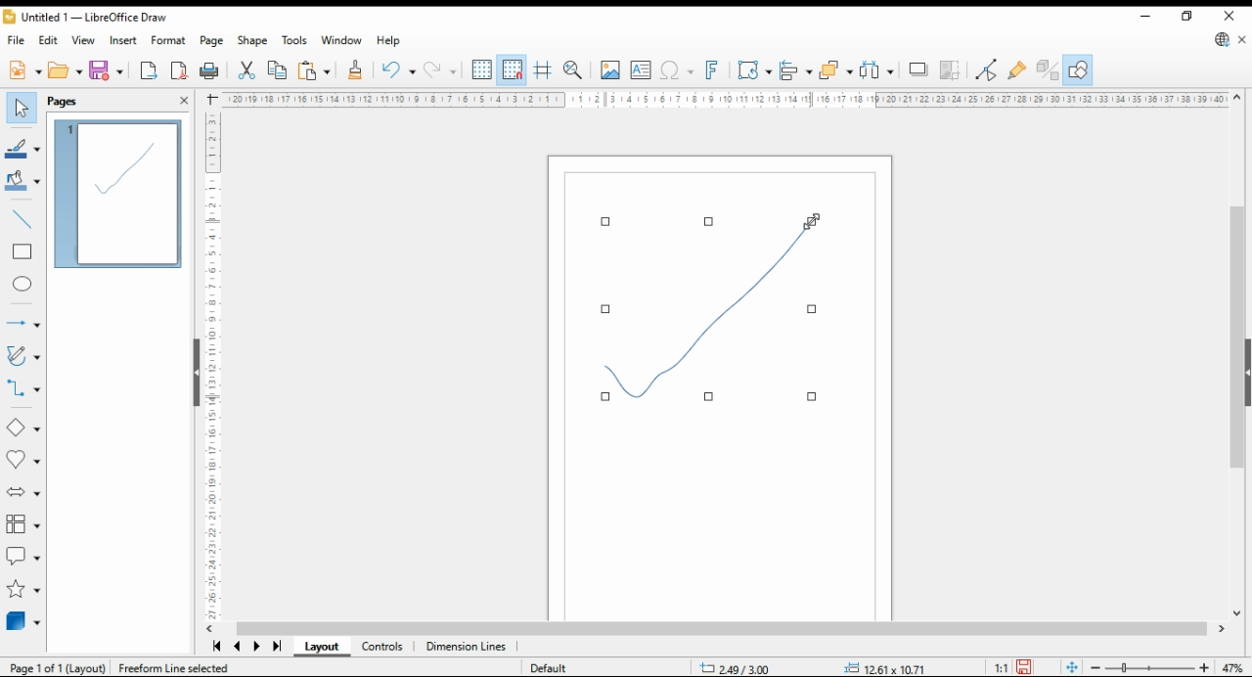  Describe the element at coordinates (357, 69) in the screenshot. I see ` clone formatting` at that location.